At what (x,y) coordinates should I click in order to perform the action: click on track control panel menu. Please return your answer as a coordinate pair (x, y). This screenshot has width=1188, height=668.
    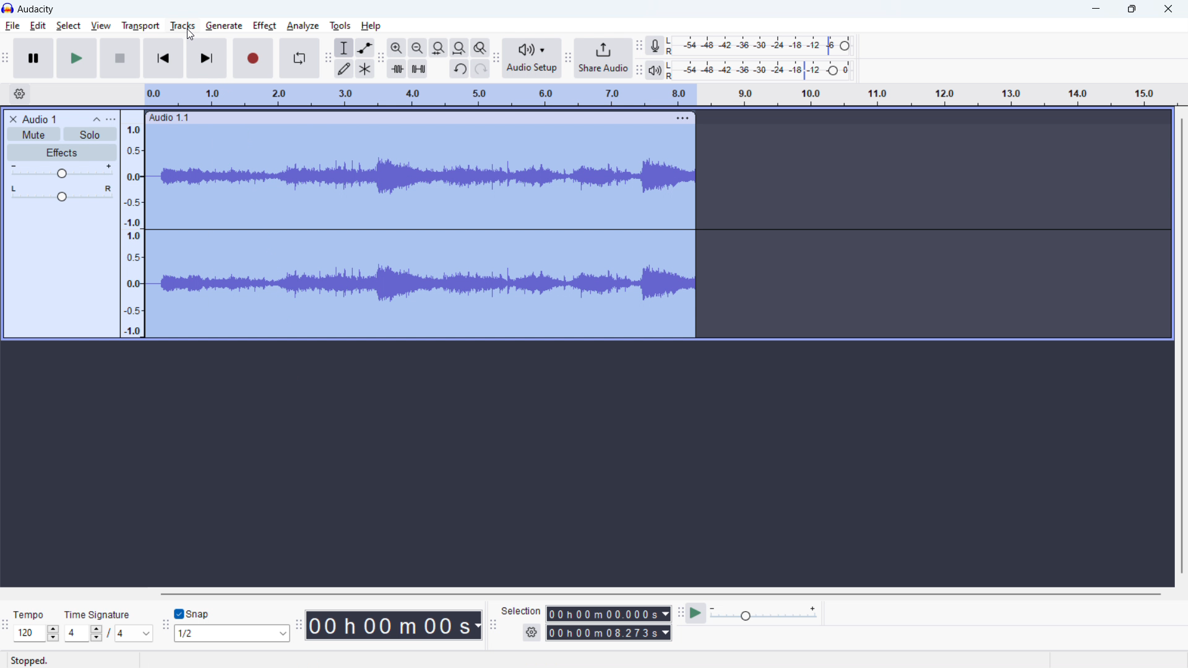
    Looking at the image, I should click on (111, 119).